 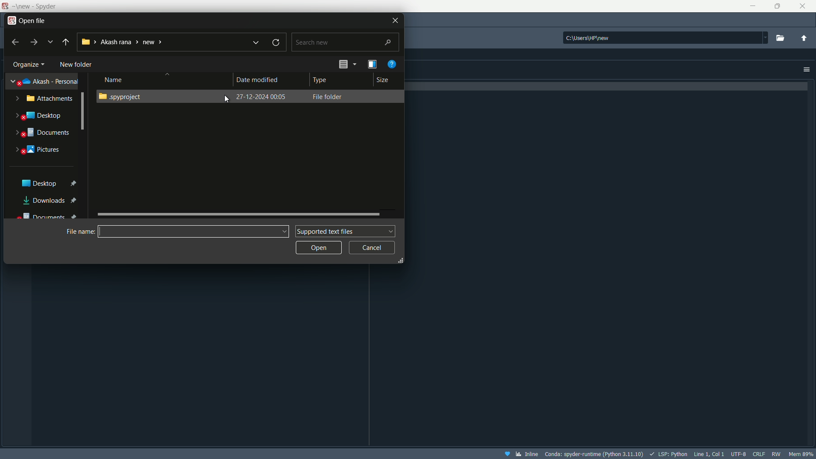 I want to click on change to parent directory, so click(x=805, y=37).